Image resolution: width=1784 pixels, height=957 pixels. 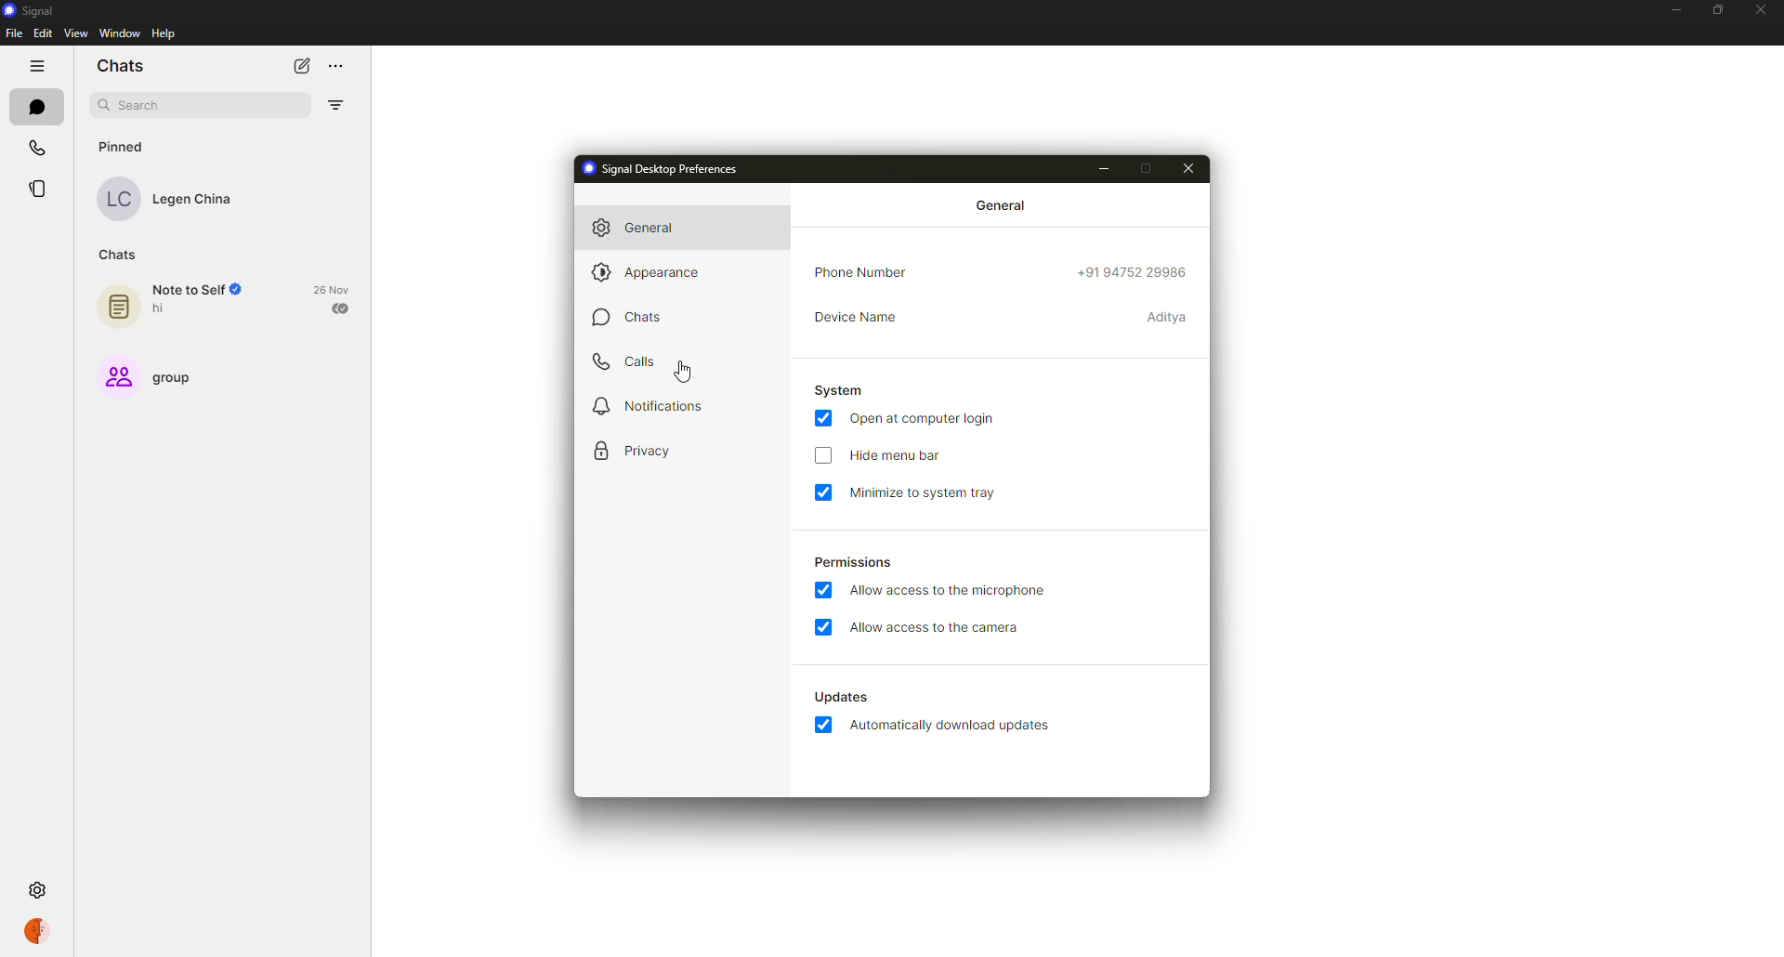 I want to click on new chat, so click(x=296, y=65).